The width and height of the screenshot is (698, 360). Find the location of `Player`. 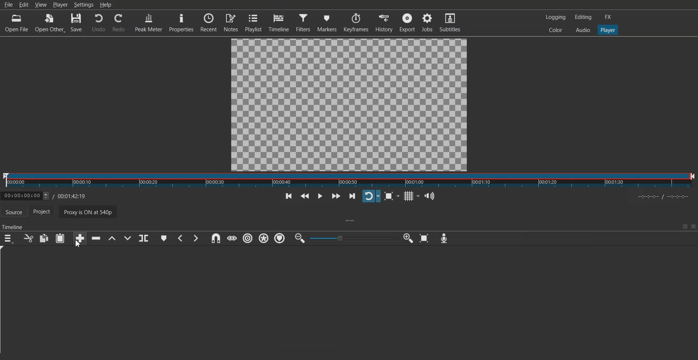

Player is located at coordinates (608, 30).